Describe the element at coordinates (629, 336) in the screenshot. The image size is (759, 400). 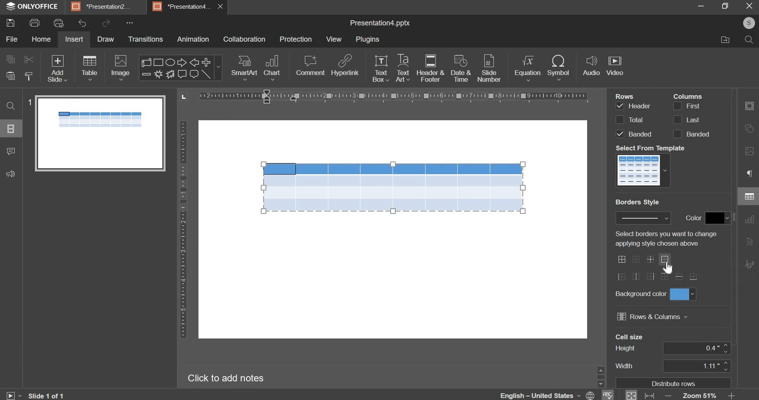
I see `cell size` at that location.